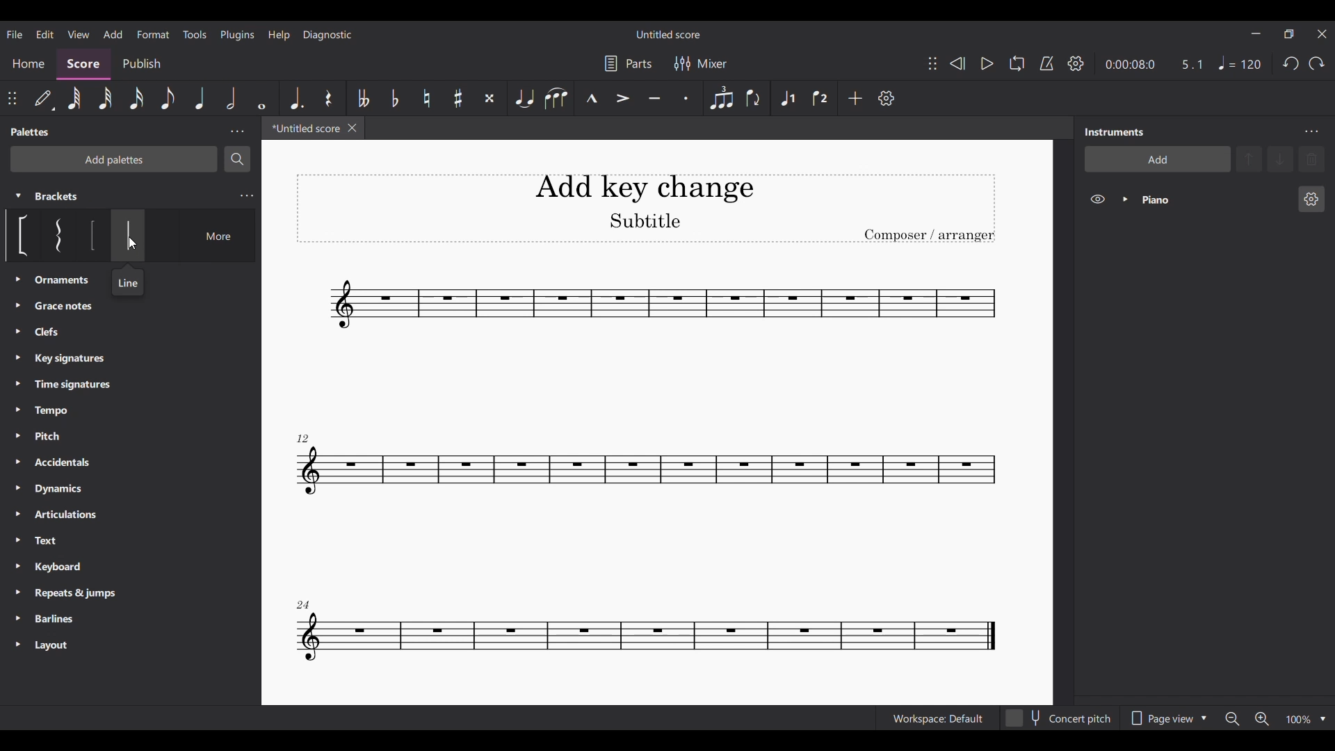  I want to click on Undo, so click(1291, 63).